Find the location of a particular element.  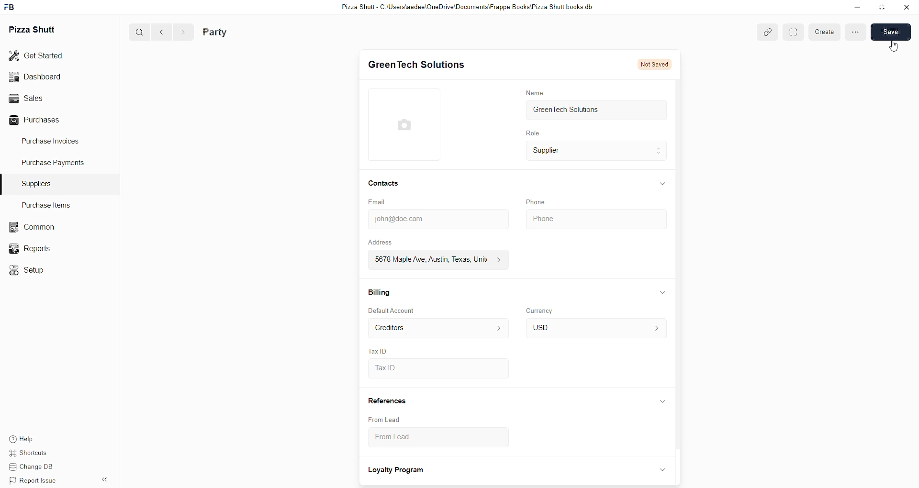

hide is located at coordinates (661, 402).